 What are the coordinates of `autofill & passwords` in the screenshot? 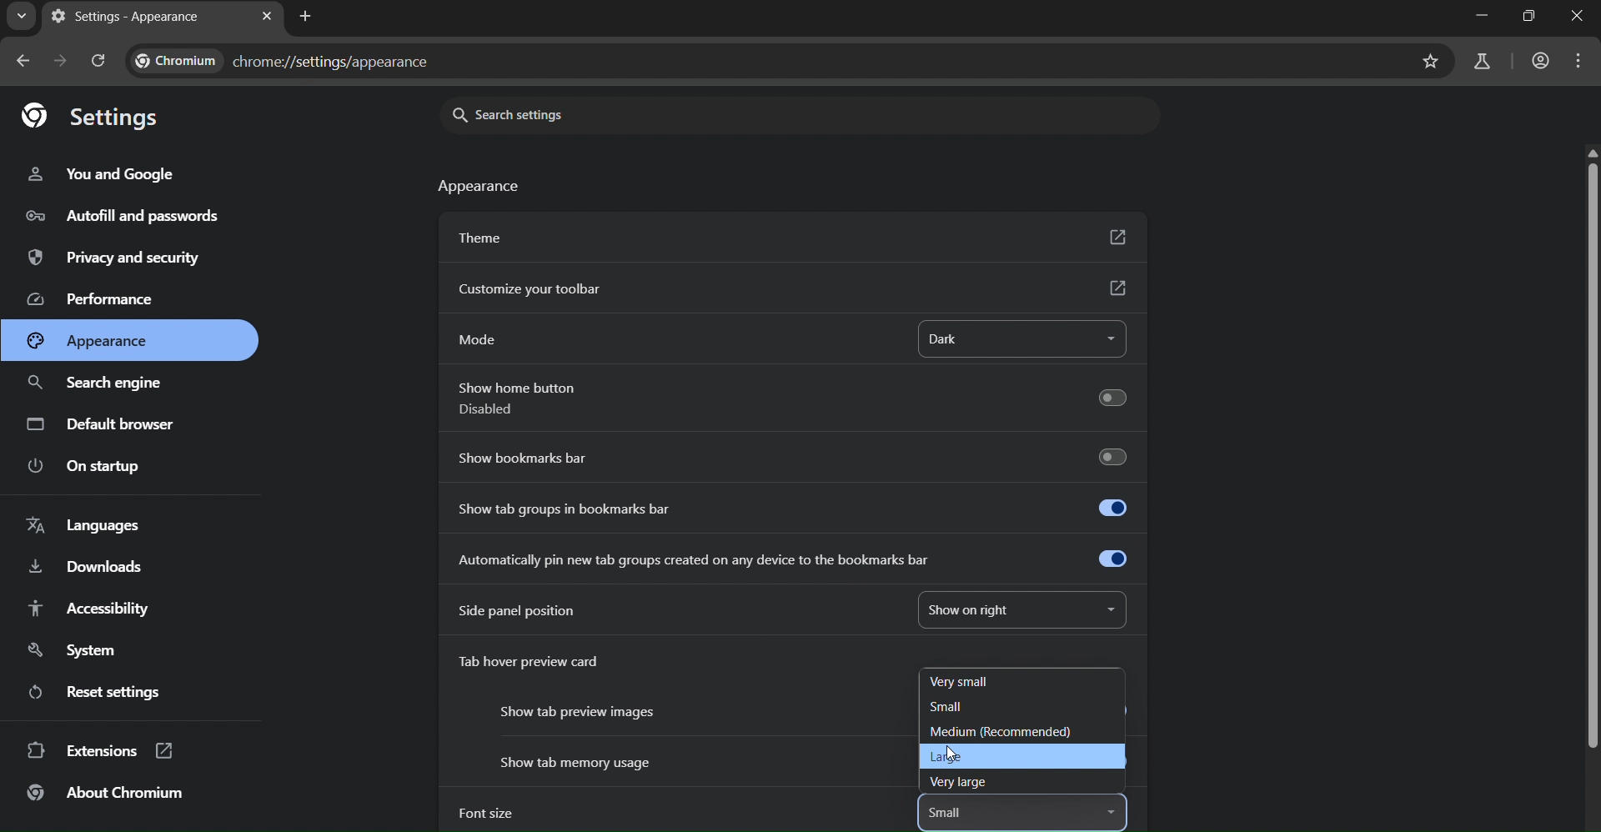 It's located at (137, 218).